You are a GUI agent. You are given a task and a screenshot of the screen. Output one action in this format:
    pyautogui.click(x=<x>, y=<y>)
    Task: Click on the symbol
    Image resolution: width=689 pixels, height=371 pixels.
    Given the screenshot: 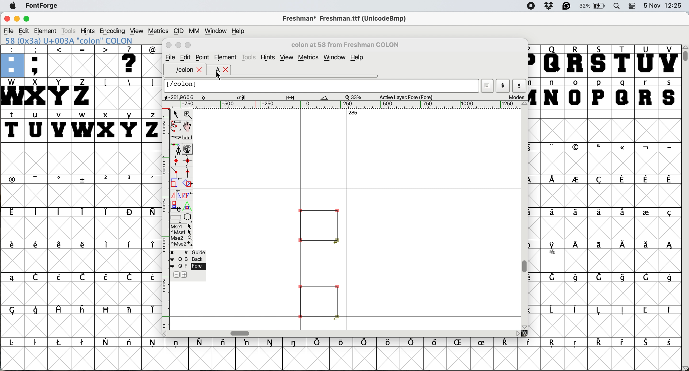 What is the action you would take?
    pyautogui.click(x=646, y=277)
    